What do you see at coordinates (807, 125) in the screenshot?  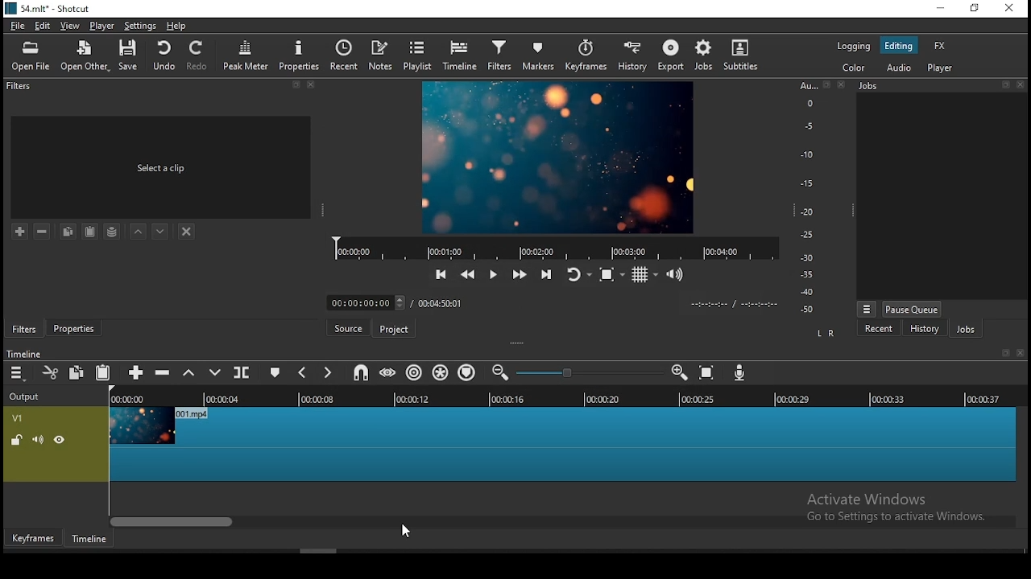 I see `-5` at bounding box center [807, 125].